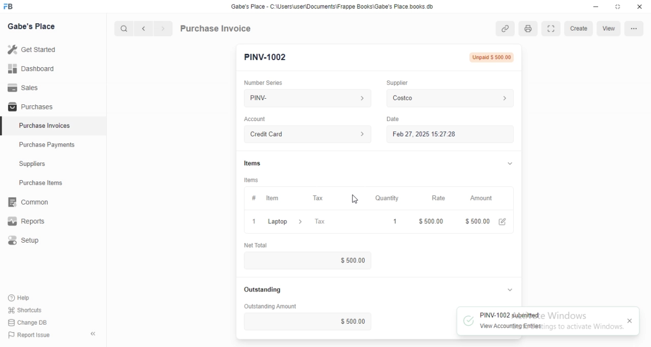  Describe the element at coordinates (428, 221) in the screenshot. I see `$ 500.00` at that location.